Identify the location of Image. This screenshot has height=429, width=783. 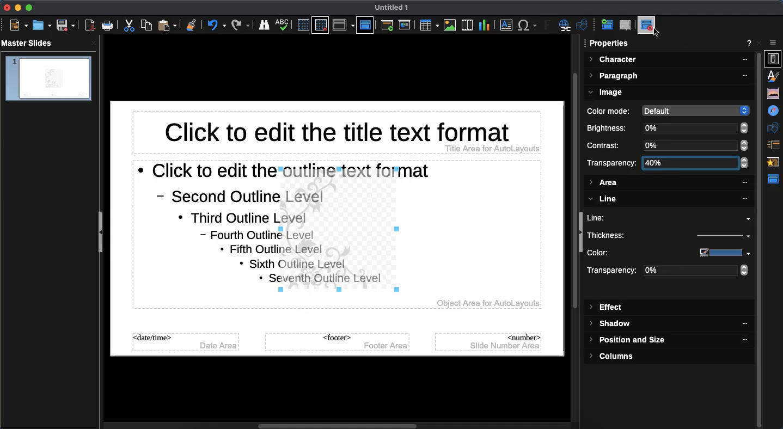
(608, 93).